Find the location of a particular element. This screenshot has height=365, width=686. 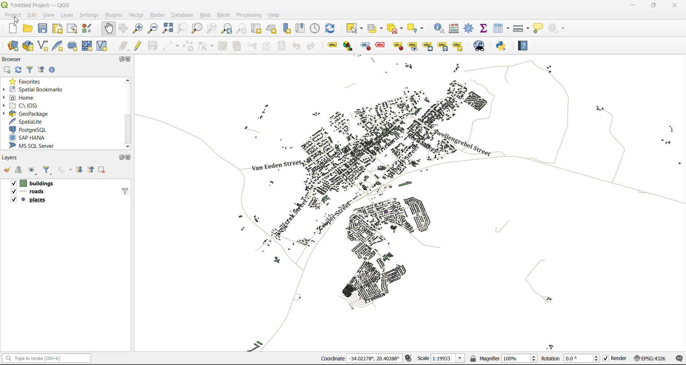

print layout is located at coordinates (56, 28).